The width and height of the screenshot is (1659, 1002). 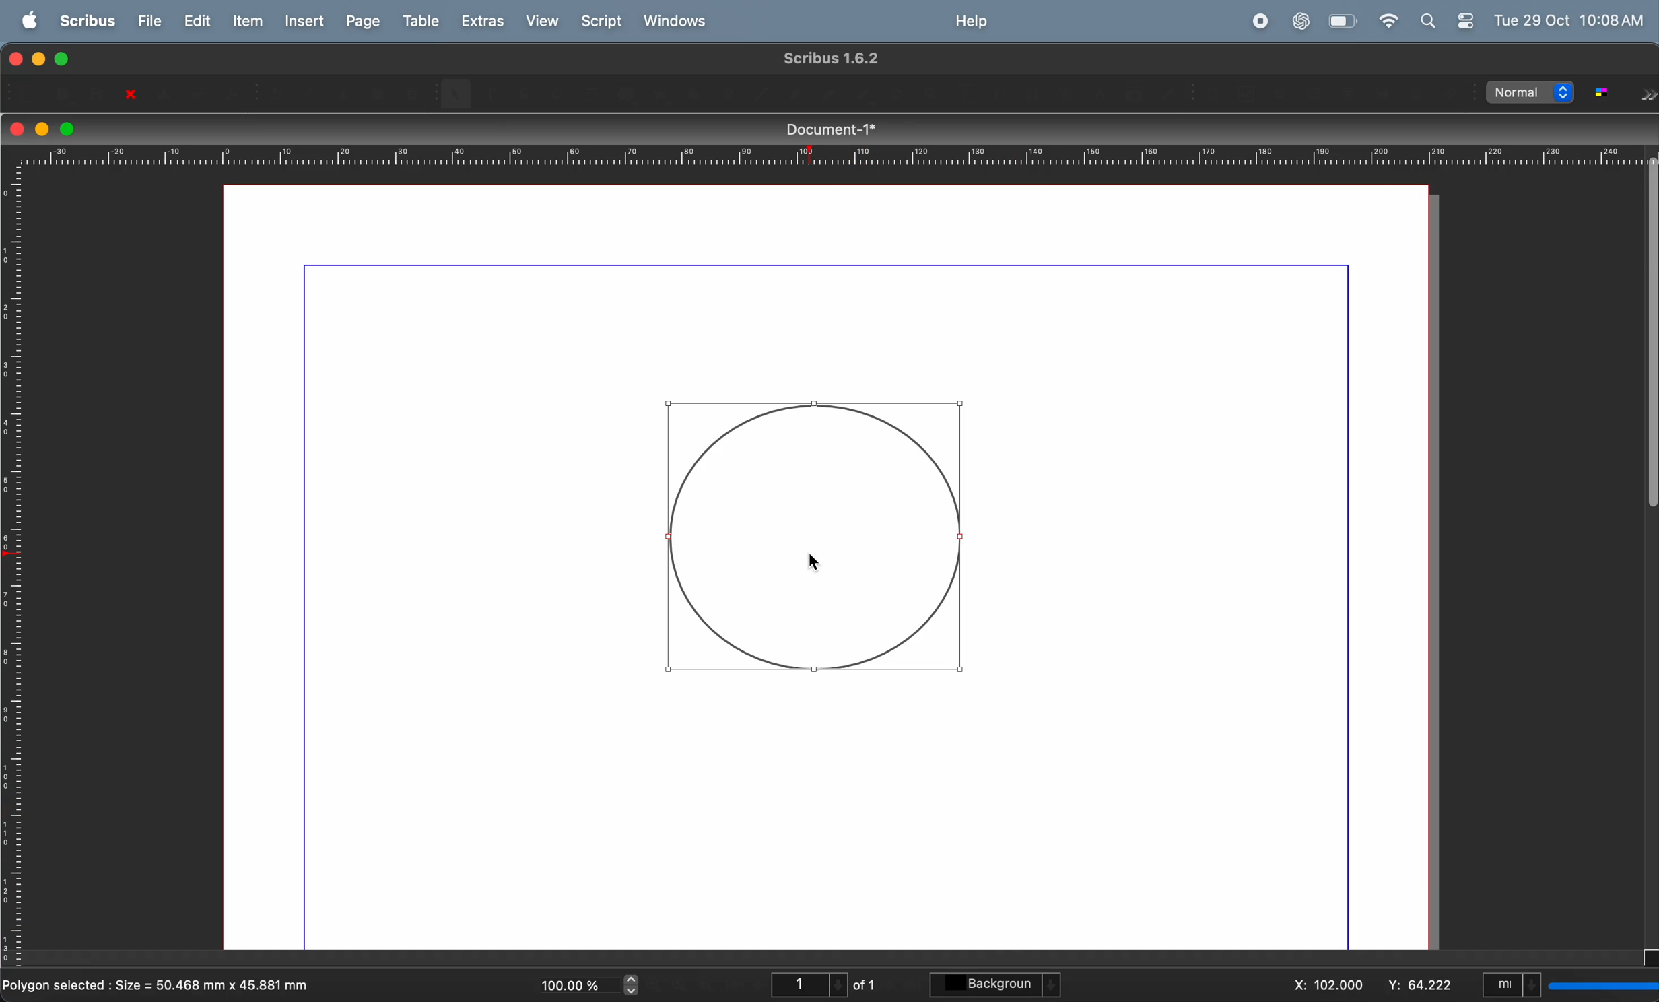 I want to click on vertical scale, so click(x=16, y=570).